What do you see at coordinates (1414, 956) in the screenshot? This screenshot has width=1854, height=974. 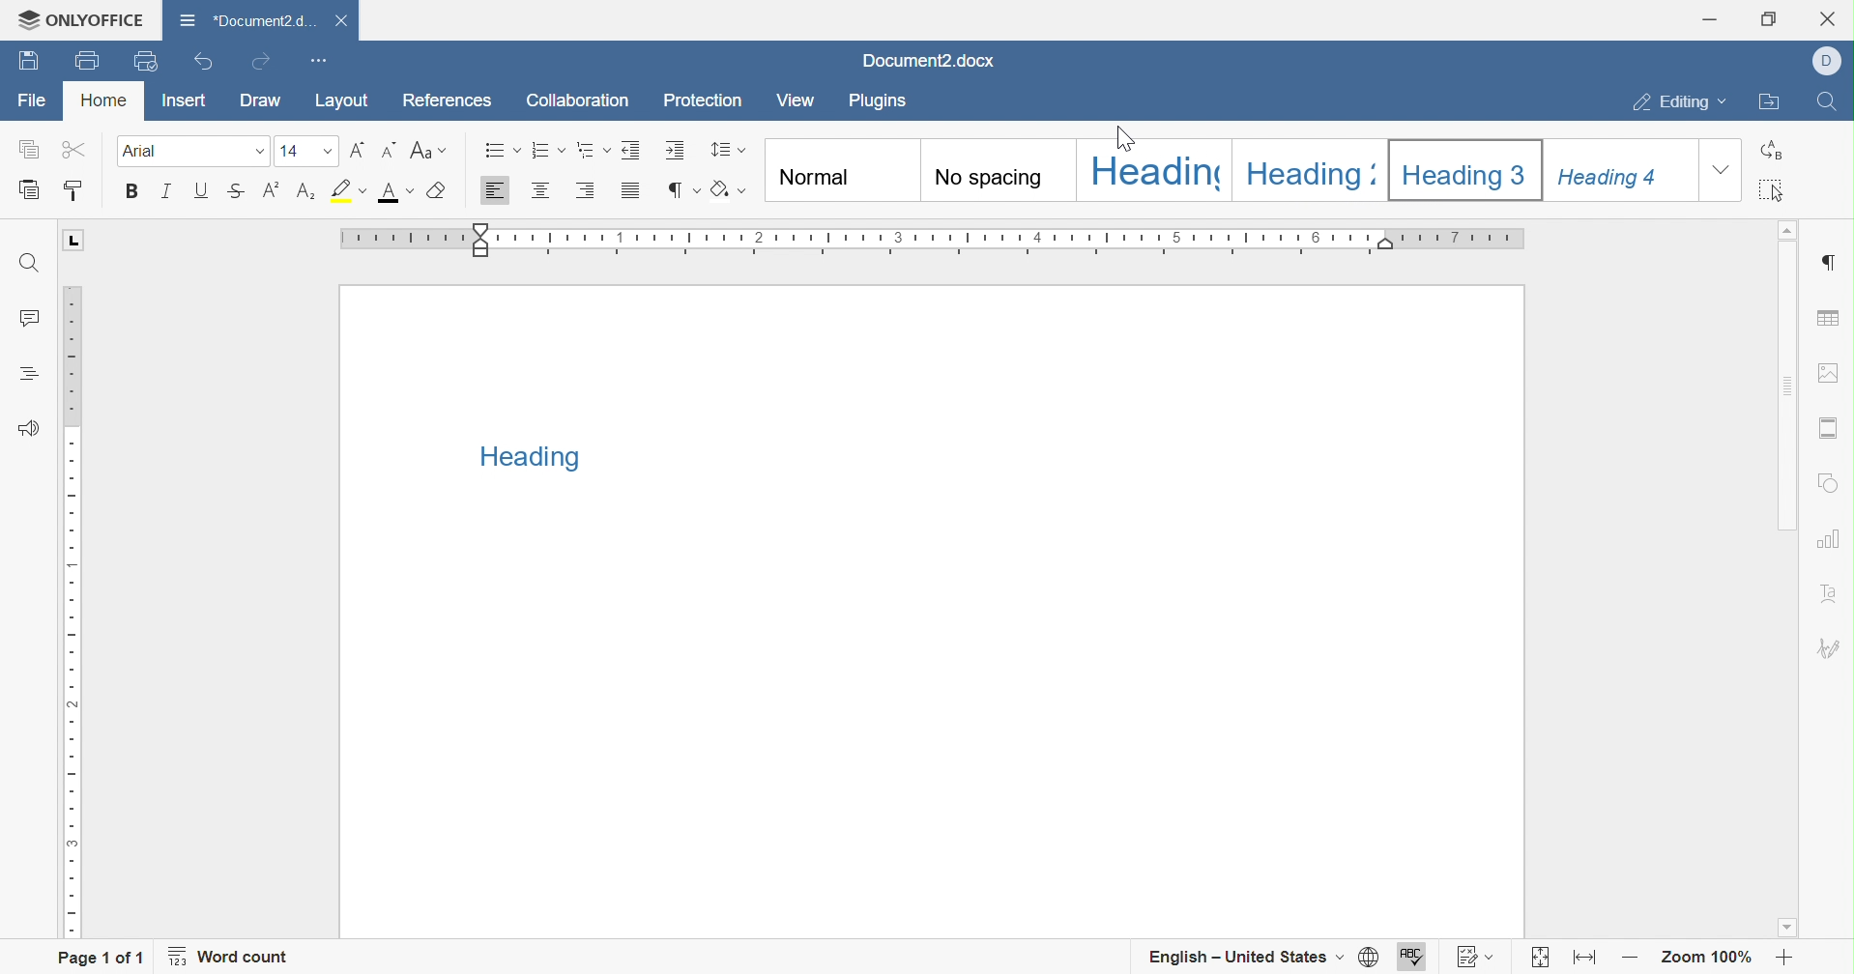 I see `Check Spelling` at bounding box center [1414, 956].